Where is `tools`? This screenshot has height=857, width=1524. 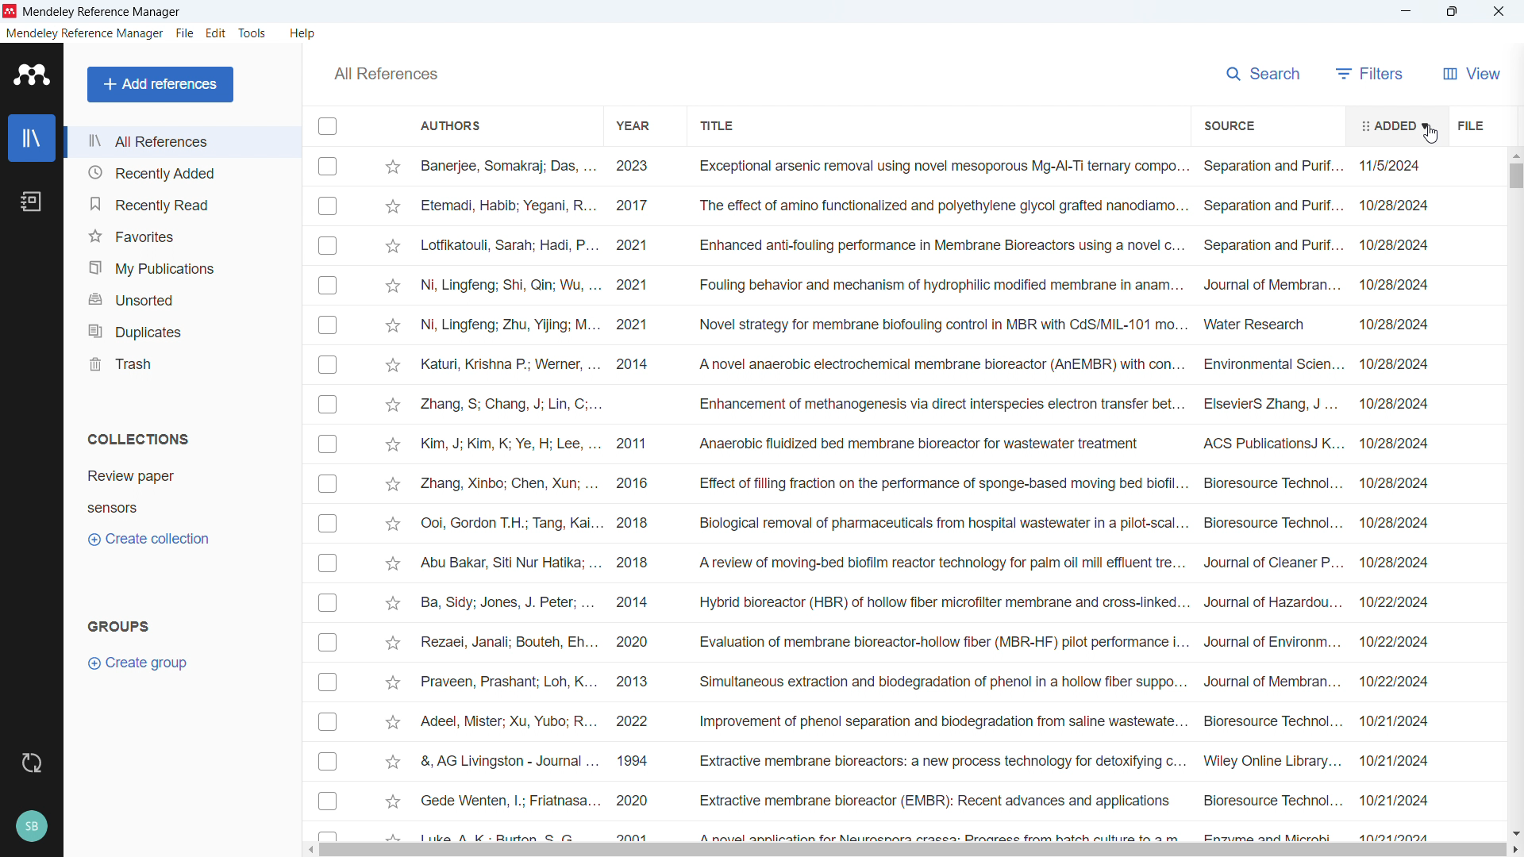
tools is located at coordinates (253, 33).